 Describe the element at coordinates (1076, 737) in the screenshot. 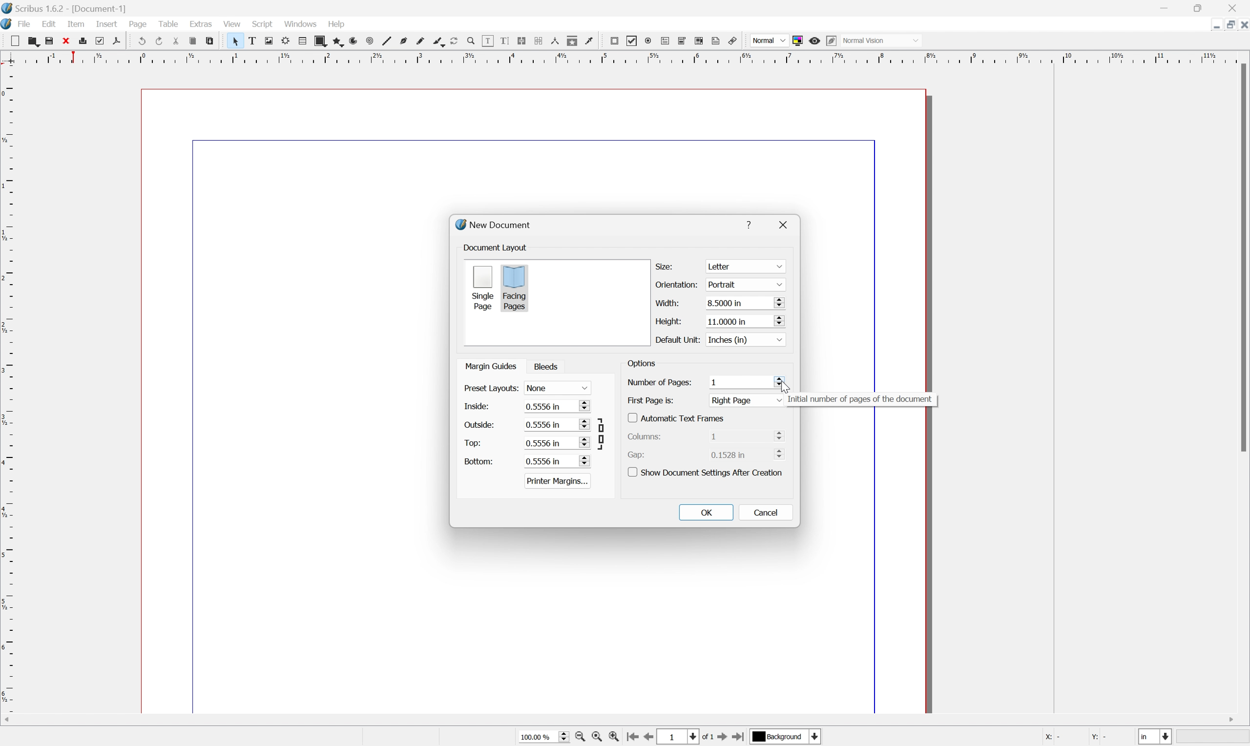

I see `X: -  Y: -` at that location.